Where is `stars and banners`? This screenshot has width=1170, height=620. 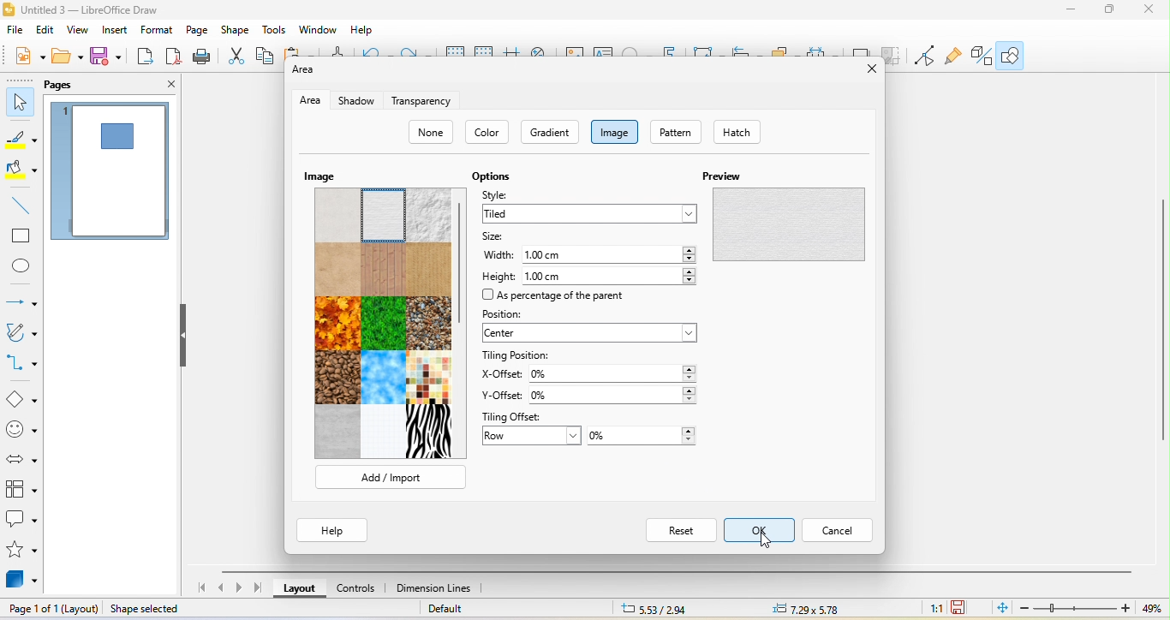
stars and banners is located at coordinates (21, 551).